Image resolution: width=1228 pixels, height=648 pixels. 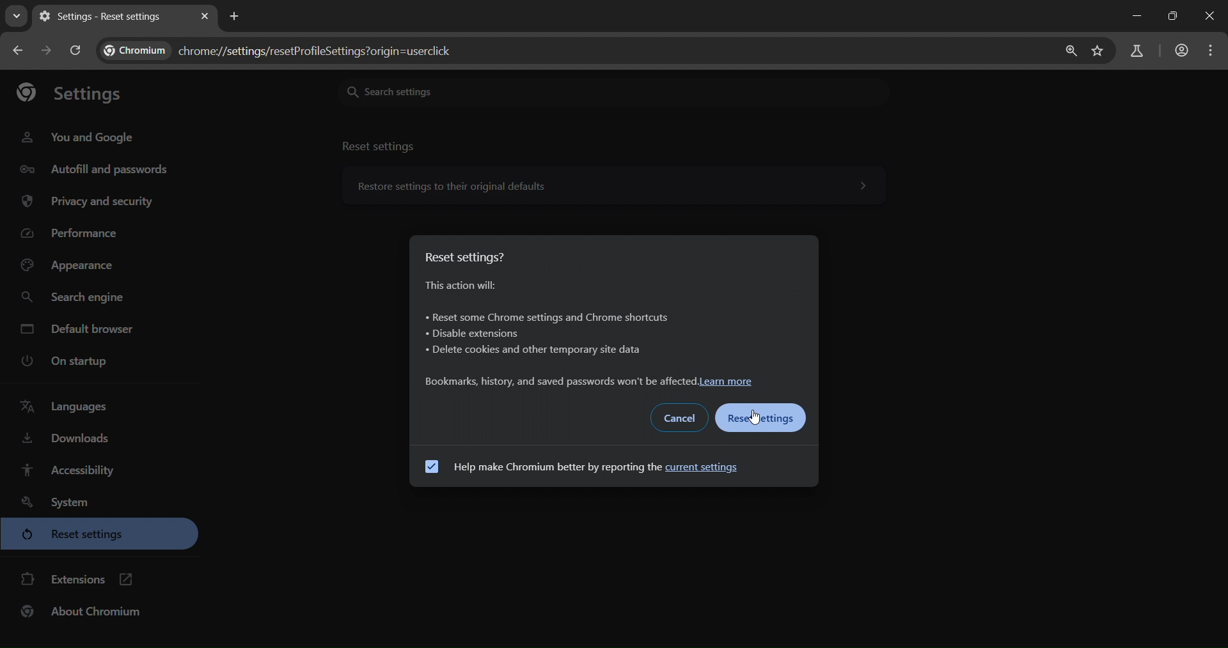 I want to click on downloads, so click(x=68, y=437).